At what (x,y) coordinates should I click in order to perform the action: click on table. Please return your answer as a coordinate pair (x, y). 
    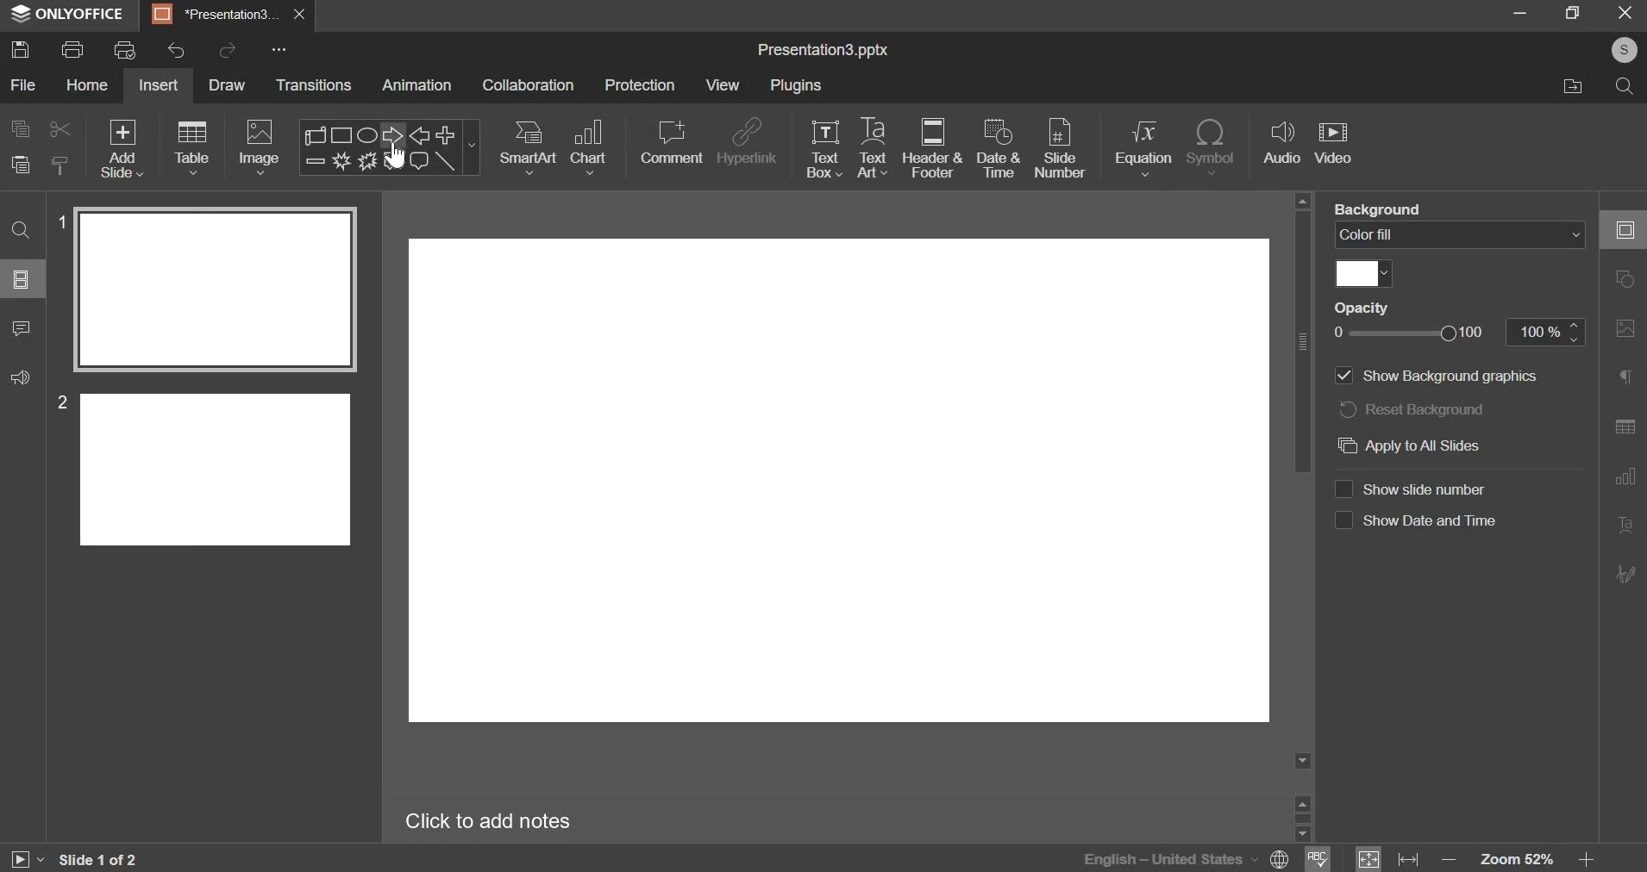
    Looking at the image, I should click on (194, 147).